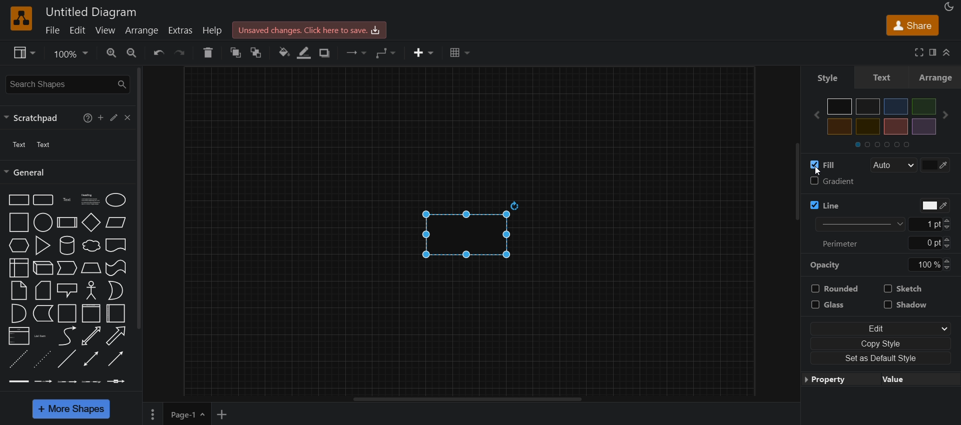 The height and width of the screenshot is (425, 961). I want to click on text, so click(833, 79).